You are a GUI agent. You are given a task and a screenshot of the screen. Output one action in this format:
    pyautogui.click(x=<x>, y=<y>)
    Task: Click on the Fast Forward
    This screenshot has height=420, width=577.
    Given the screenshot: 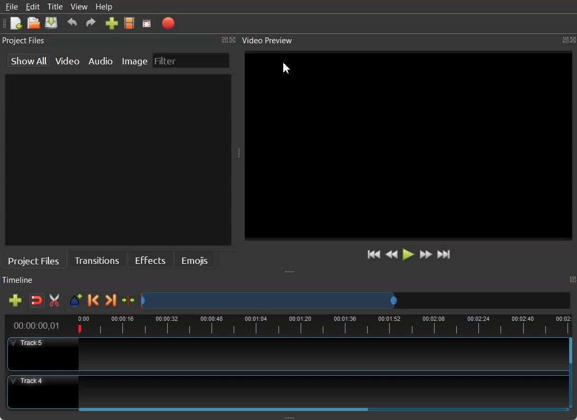 What is the action you would take?
    pyautogui.click(x=426, y=254)
    